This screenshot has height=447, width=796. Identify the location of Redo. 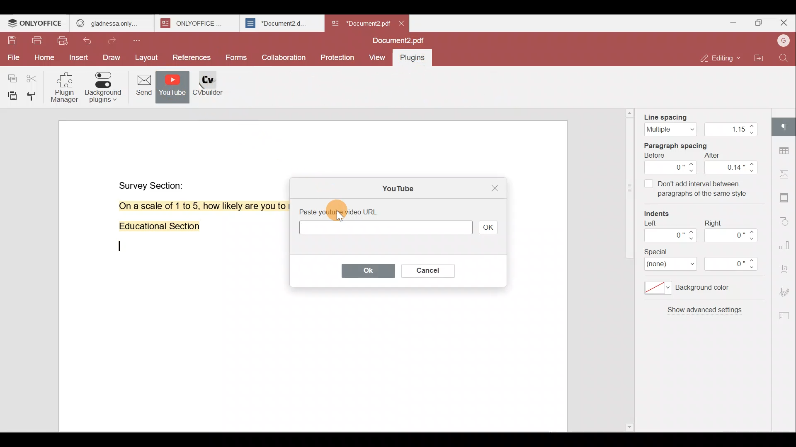
(114, 41).